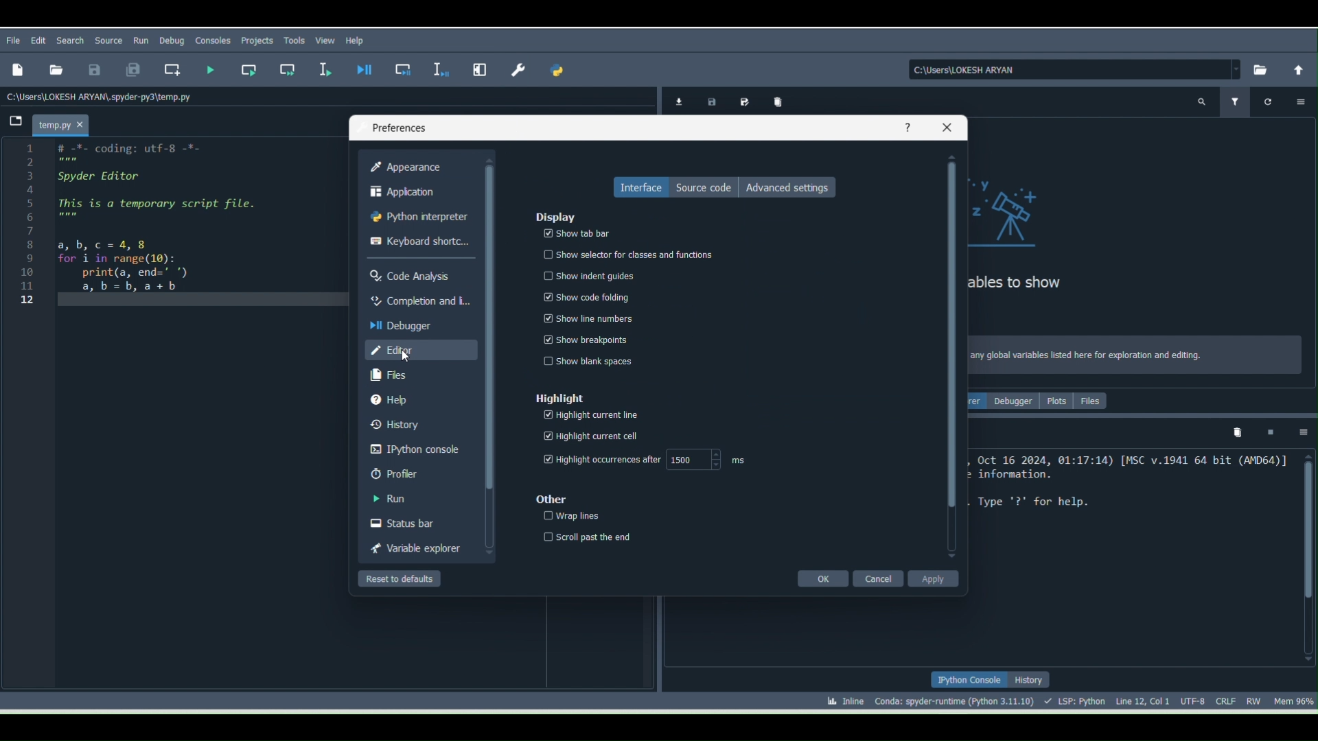 The height and width of the screenshot is (741, 1318). Describe the element at coordinates (1076, 699) in the screenshot. I see `Completions, linting, code folding and symbols status` at that location.